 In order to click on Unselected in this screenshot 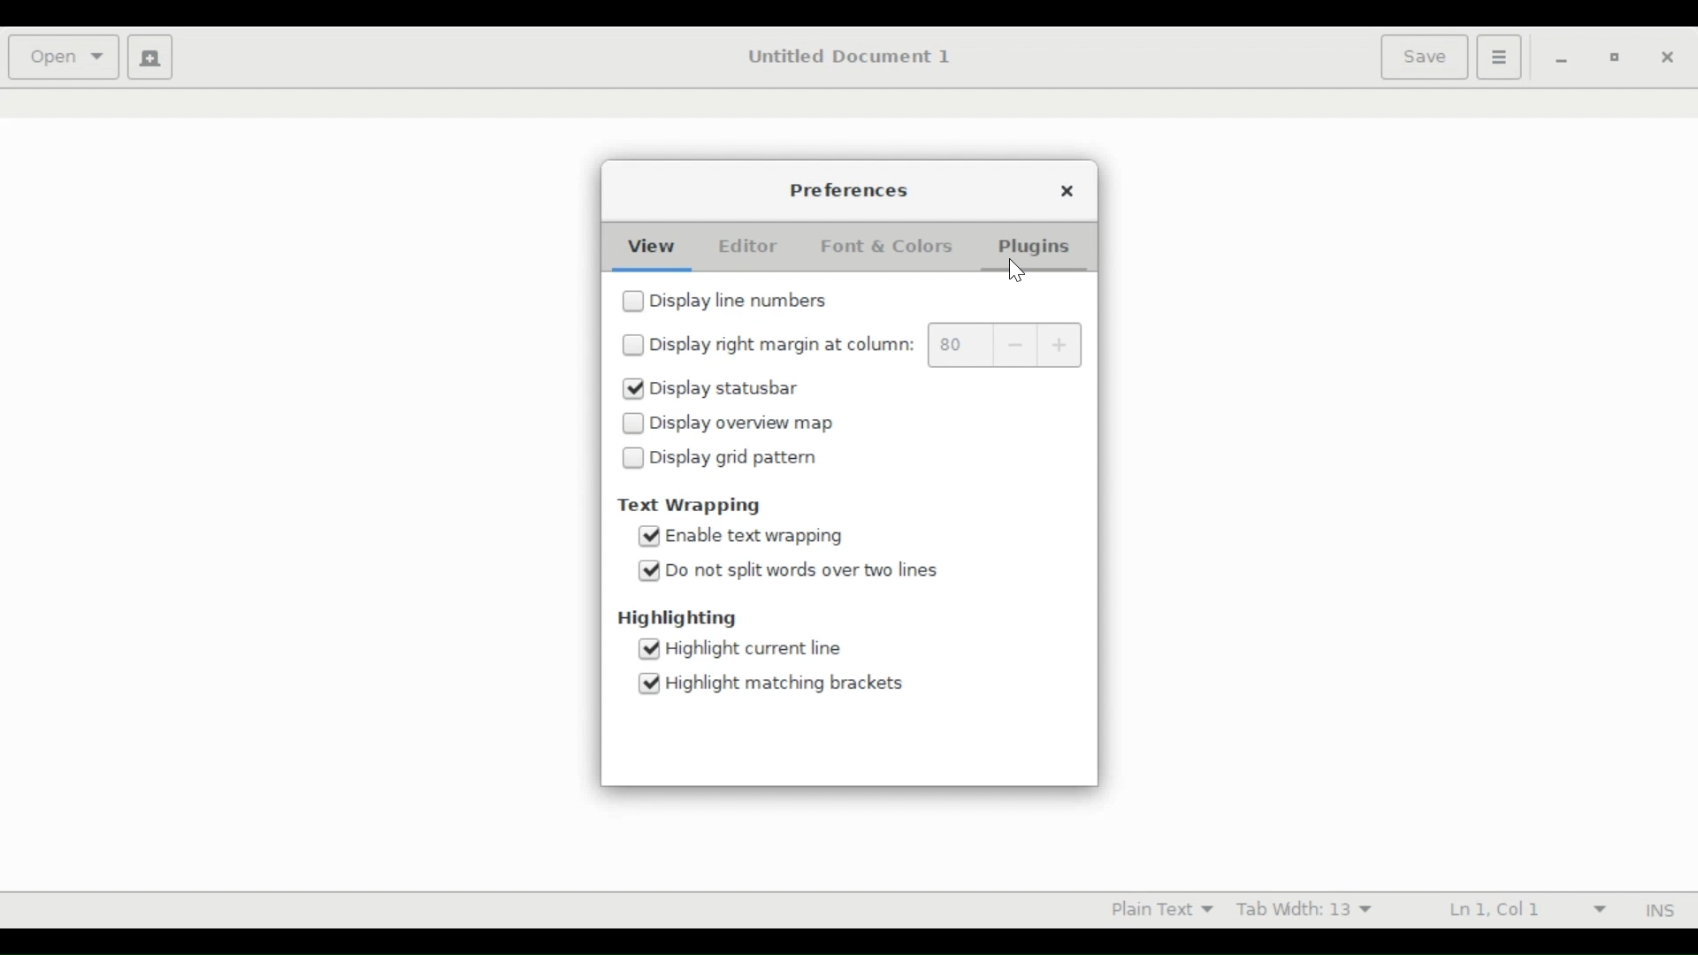, I will do `click(635, 457)`.